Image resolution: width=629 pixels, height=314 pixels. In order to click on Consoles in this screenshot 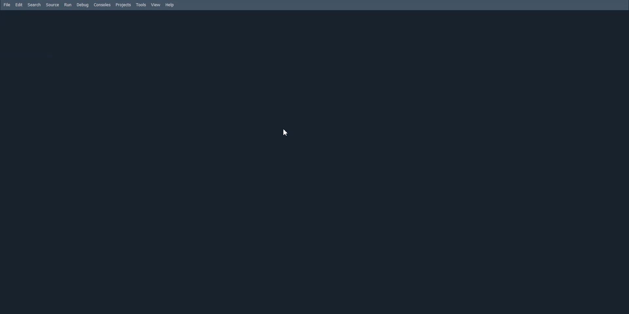, I will do `click(103, 5)`.